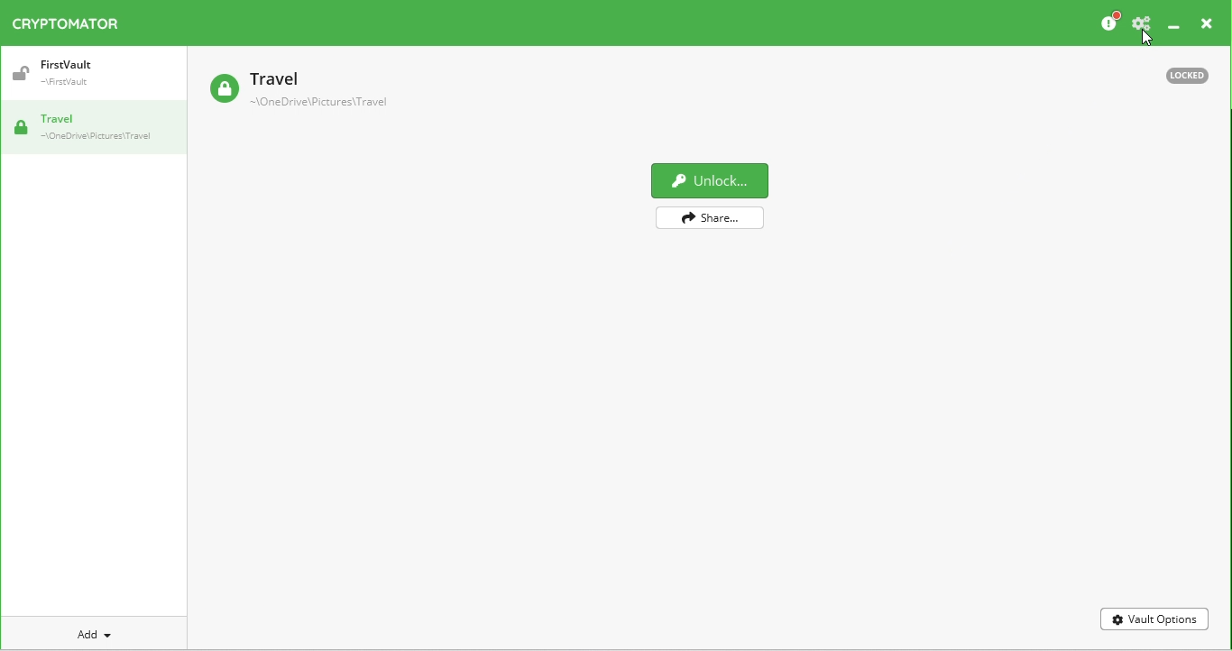 The height and width of the screenshot is (651, 1232). Describe the element at coordinates (84, 633) in the screenshot. I see `Add new vault` at that location.